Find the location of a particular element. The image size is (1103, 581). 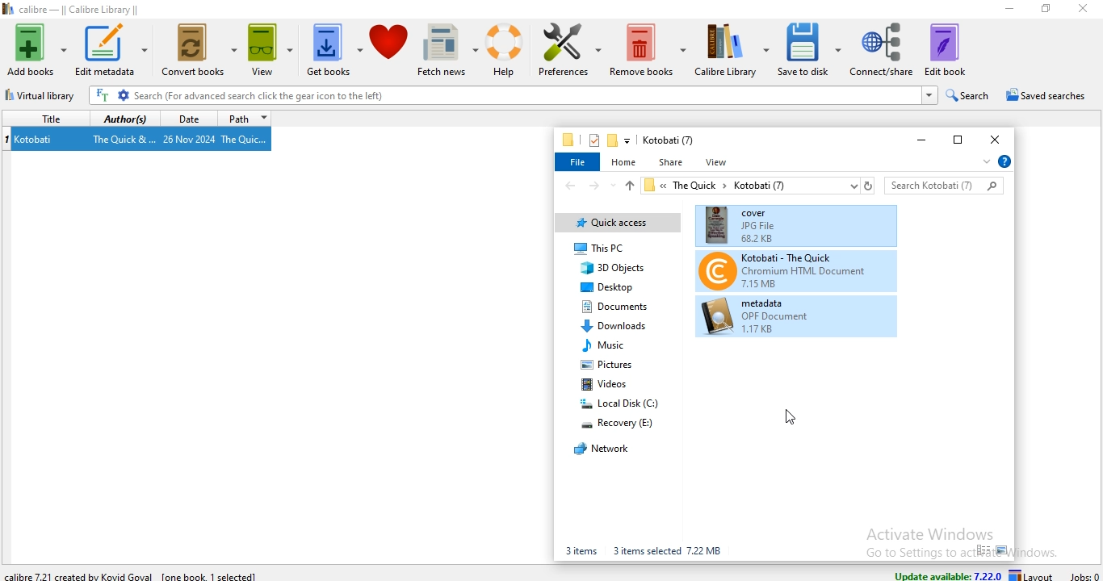

edit metadata is located at coordinates (111, 49).